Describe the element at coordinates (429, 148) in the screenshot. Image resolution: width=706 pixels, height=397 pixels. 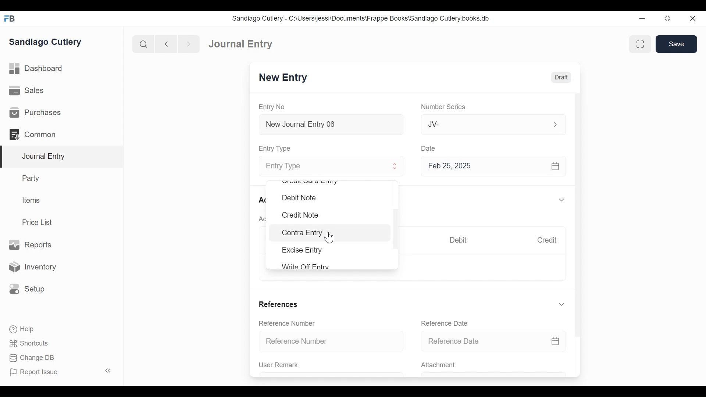
I see `Date` at that location.